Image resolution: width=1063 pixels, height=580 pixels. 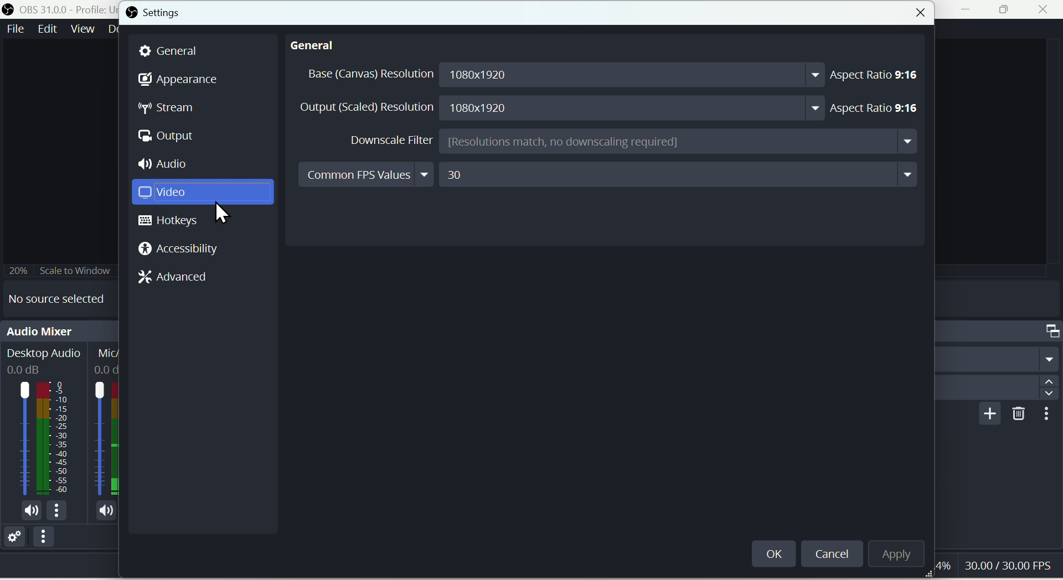 What do you see at coordinates (176, 50) in the screenshot?
I see `General` at bounding box center [176, 50].